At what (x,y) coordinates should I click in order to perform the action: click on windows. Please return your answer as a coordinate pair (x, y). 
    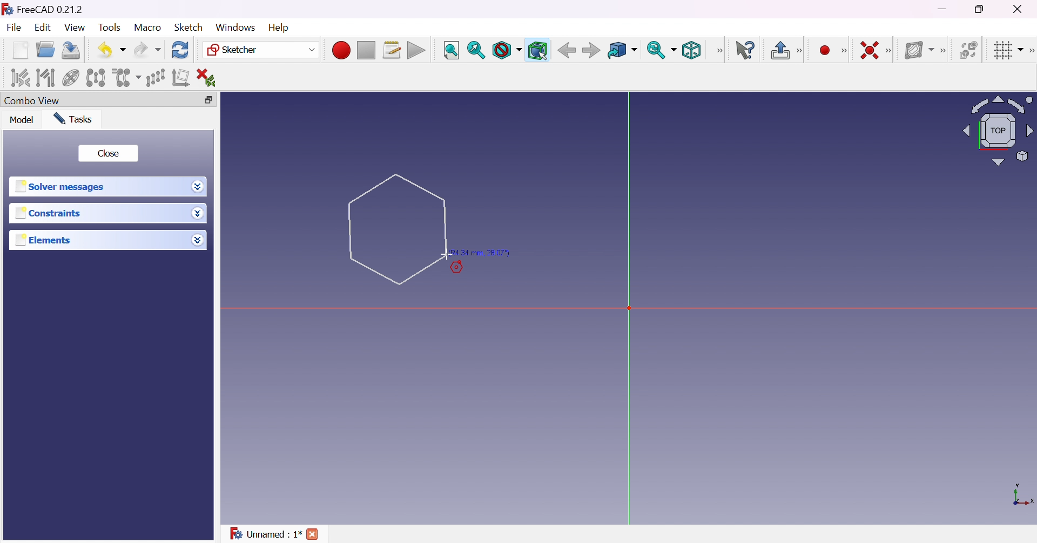
    Looking at the image, I should click on (235, 28).